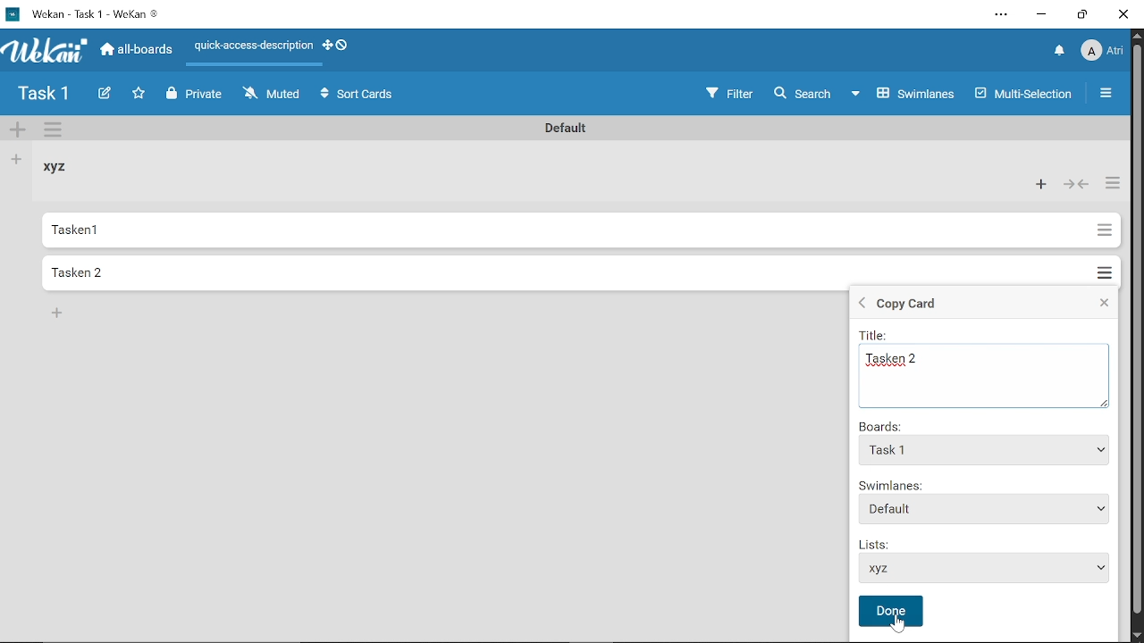 The width and height of the screenshot is (1144, 643). Describe the element at coordinates (137, 52) in the screenshot. I see `All Boards` at that location.